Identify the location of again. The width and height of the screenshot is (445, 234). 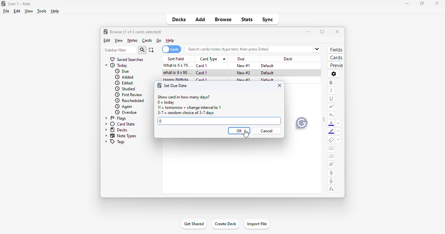
(123, 107).